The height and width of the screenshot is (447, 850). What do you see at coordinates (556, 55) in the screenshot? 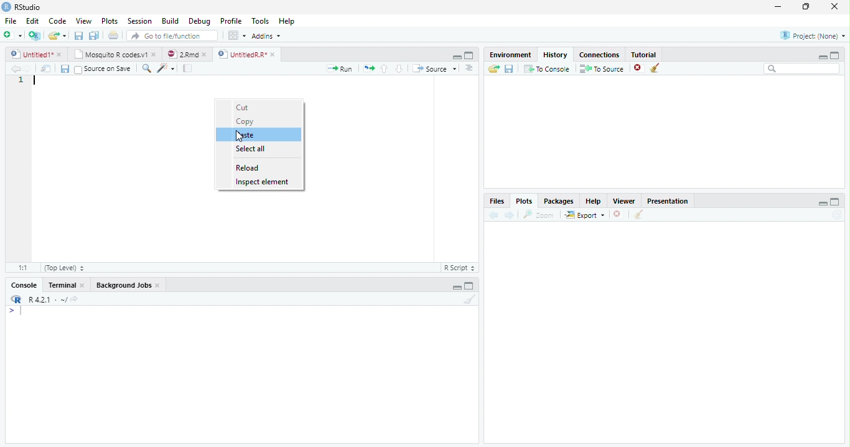
I see `History` at bounding box center [556, 55].